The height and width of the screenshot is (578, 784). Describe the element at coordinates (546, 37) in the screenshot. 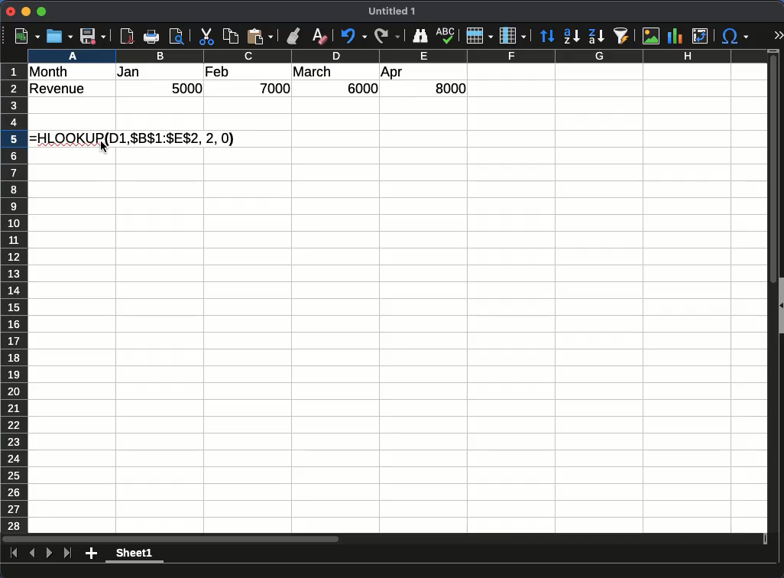

I see `sort` at that location.